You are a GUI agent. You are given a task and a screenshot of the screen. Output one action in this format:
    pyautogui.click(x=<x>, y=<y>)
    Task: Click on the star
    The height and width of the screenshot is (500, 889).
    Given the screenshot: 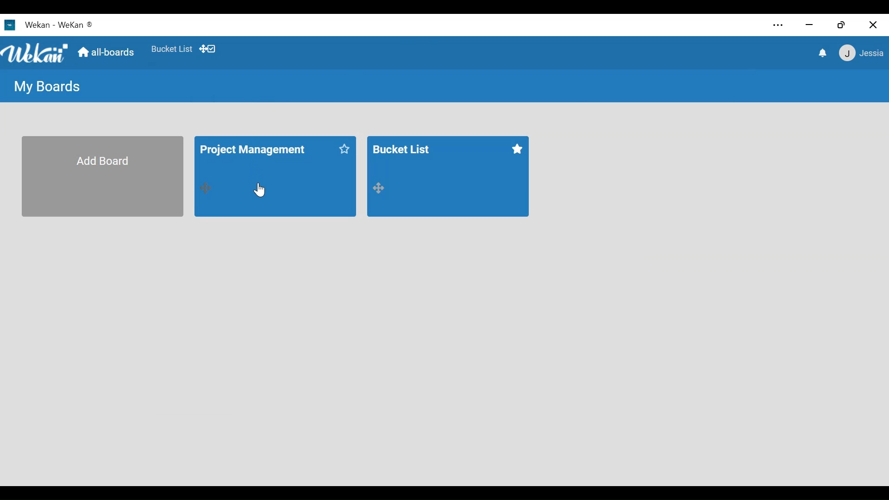 What is the action you would take?
    pyautogui.click(x=344, y=150)
    